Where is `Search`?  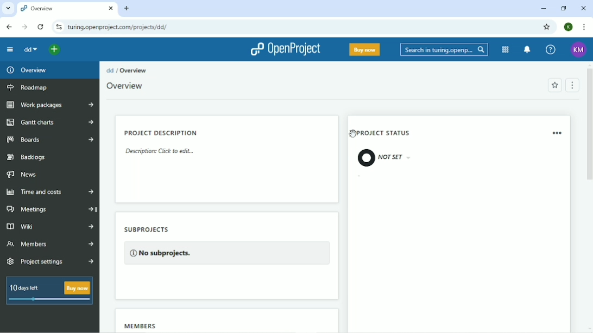 Search is located at coordinates (444, 49).